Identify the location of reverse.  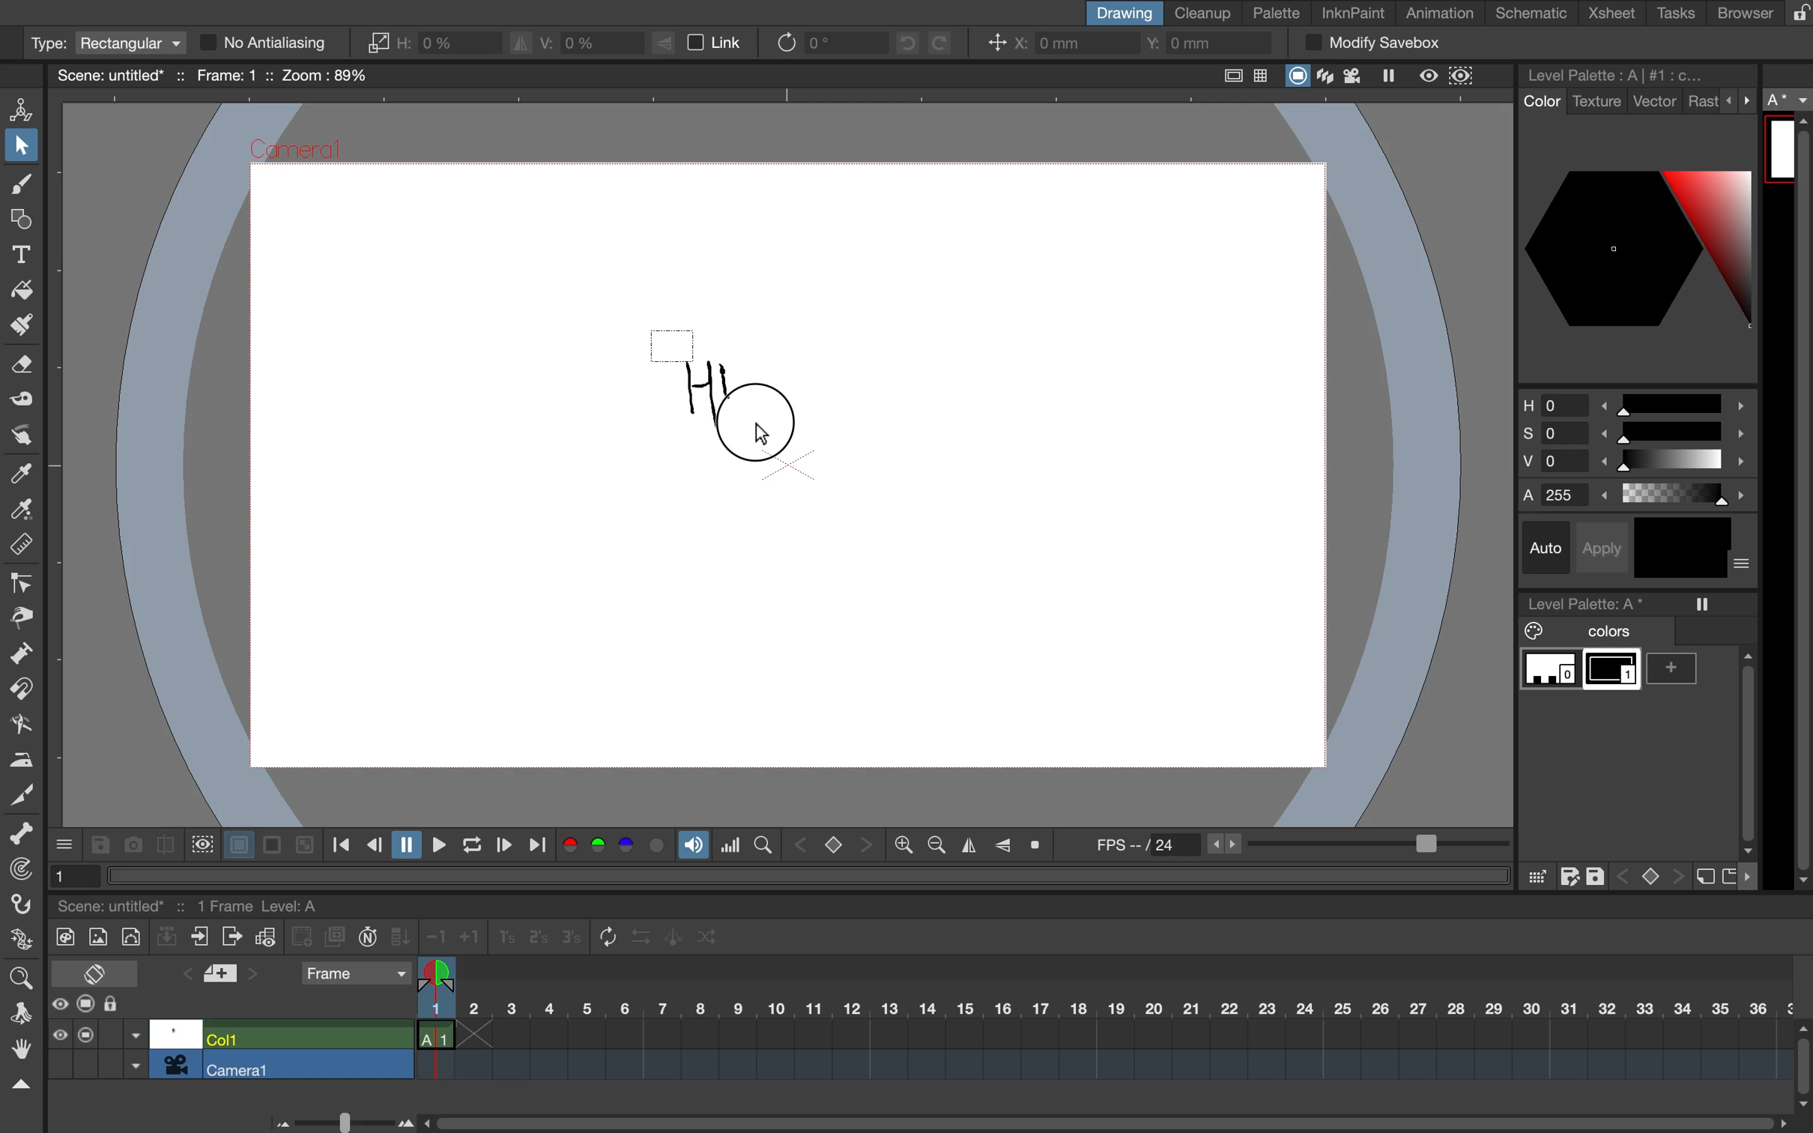
(641, 937).